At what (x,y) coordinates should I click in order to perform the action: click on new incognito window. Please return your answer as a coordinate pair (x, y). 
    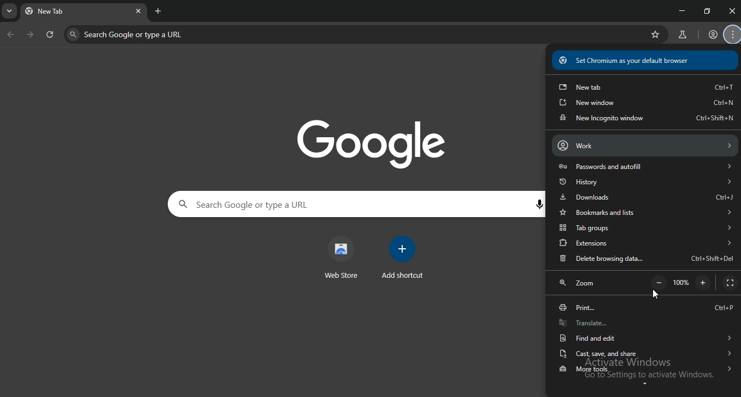
    Looking at the image, I should click on (644, 118).